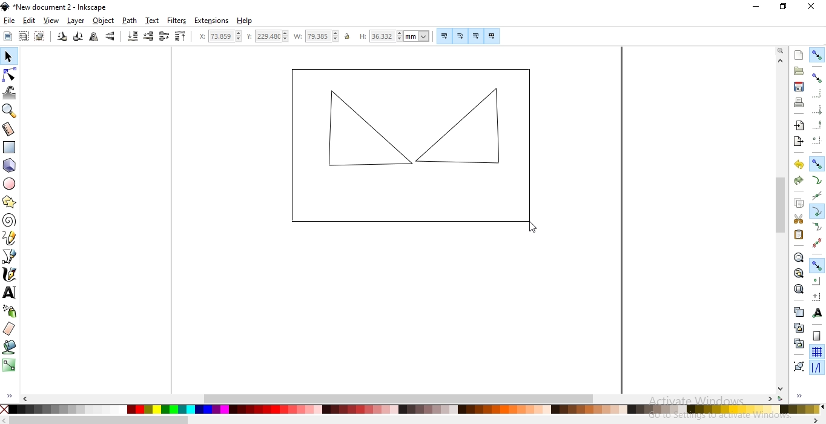  I want to click on snap cusp nodes incl. rectangle corners, so click(816, 211).